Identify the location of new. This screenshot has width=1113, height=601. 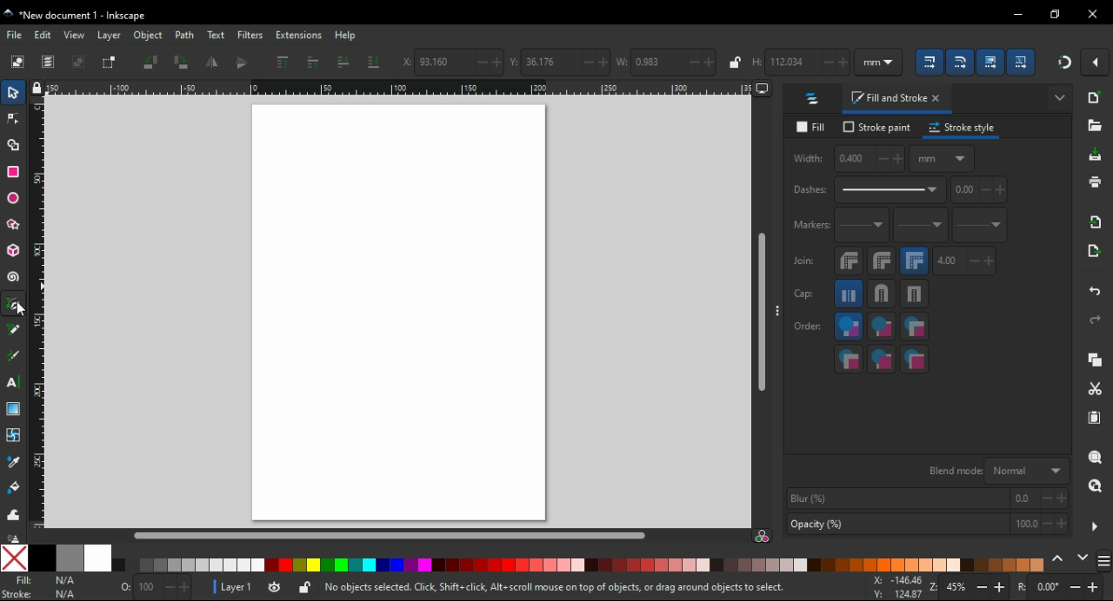
(1096, 97).